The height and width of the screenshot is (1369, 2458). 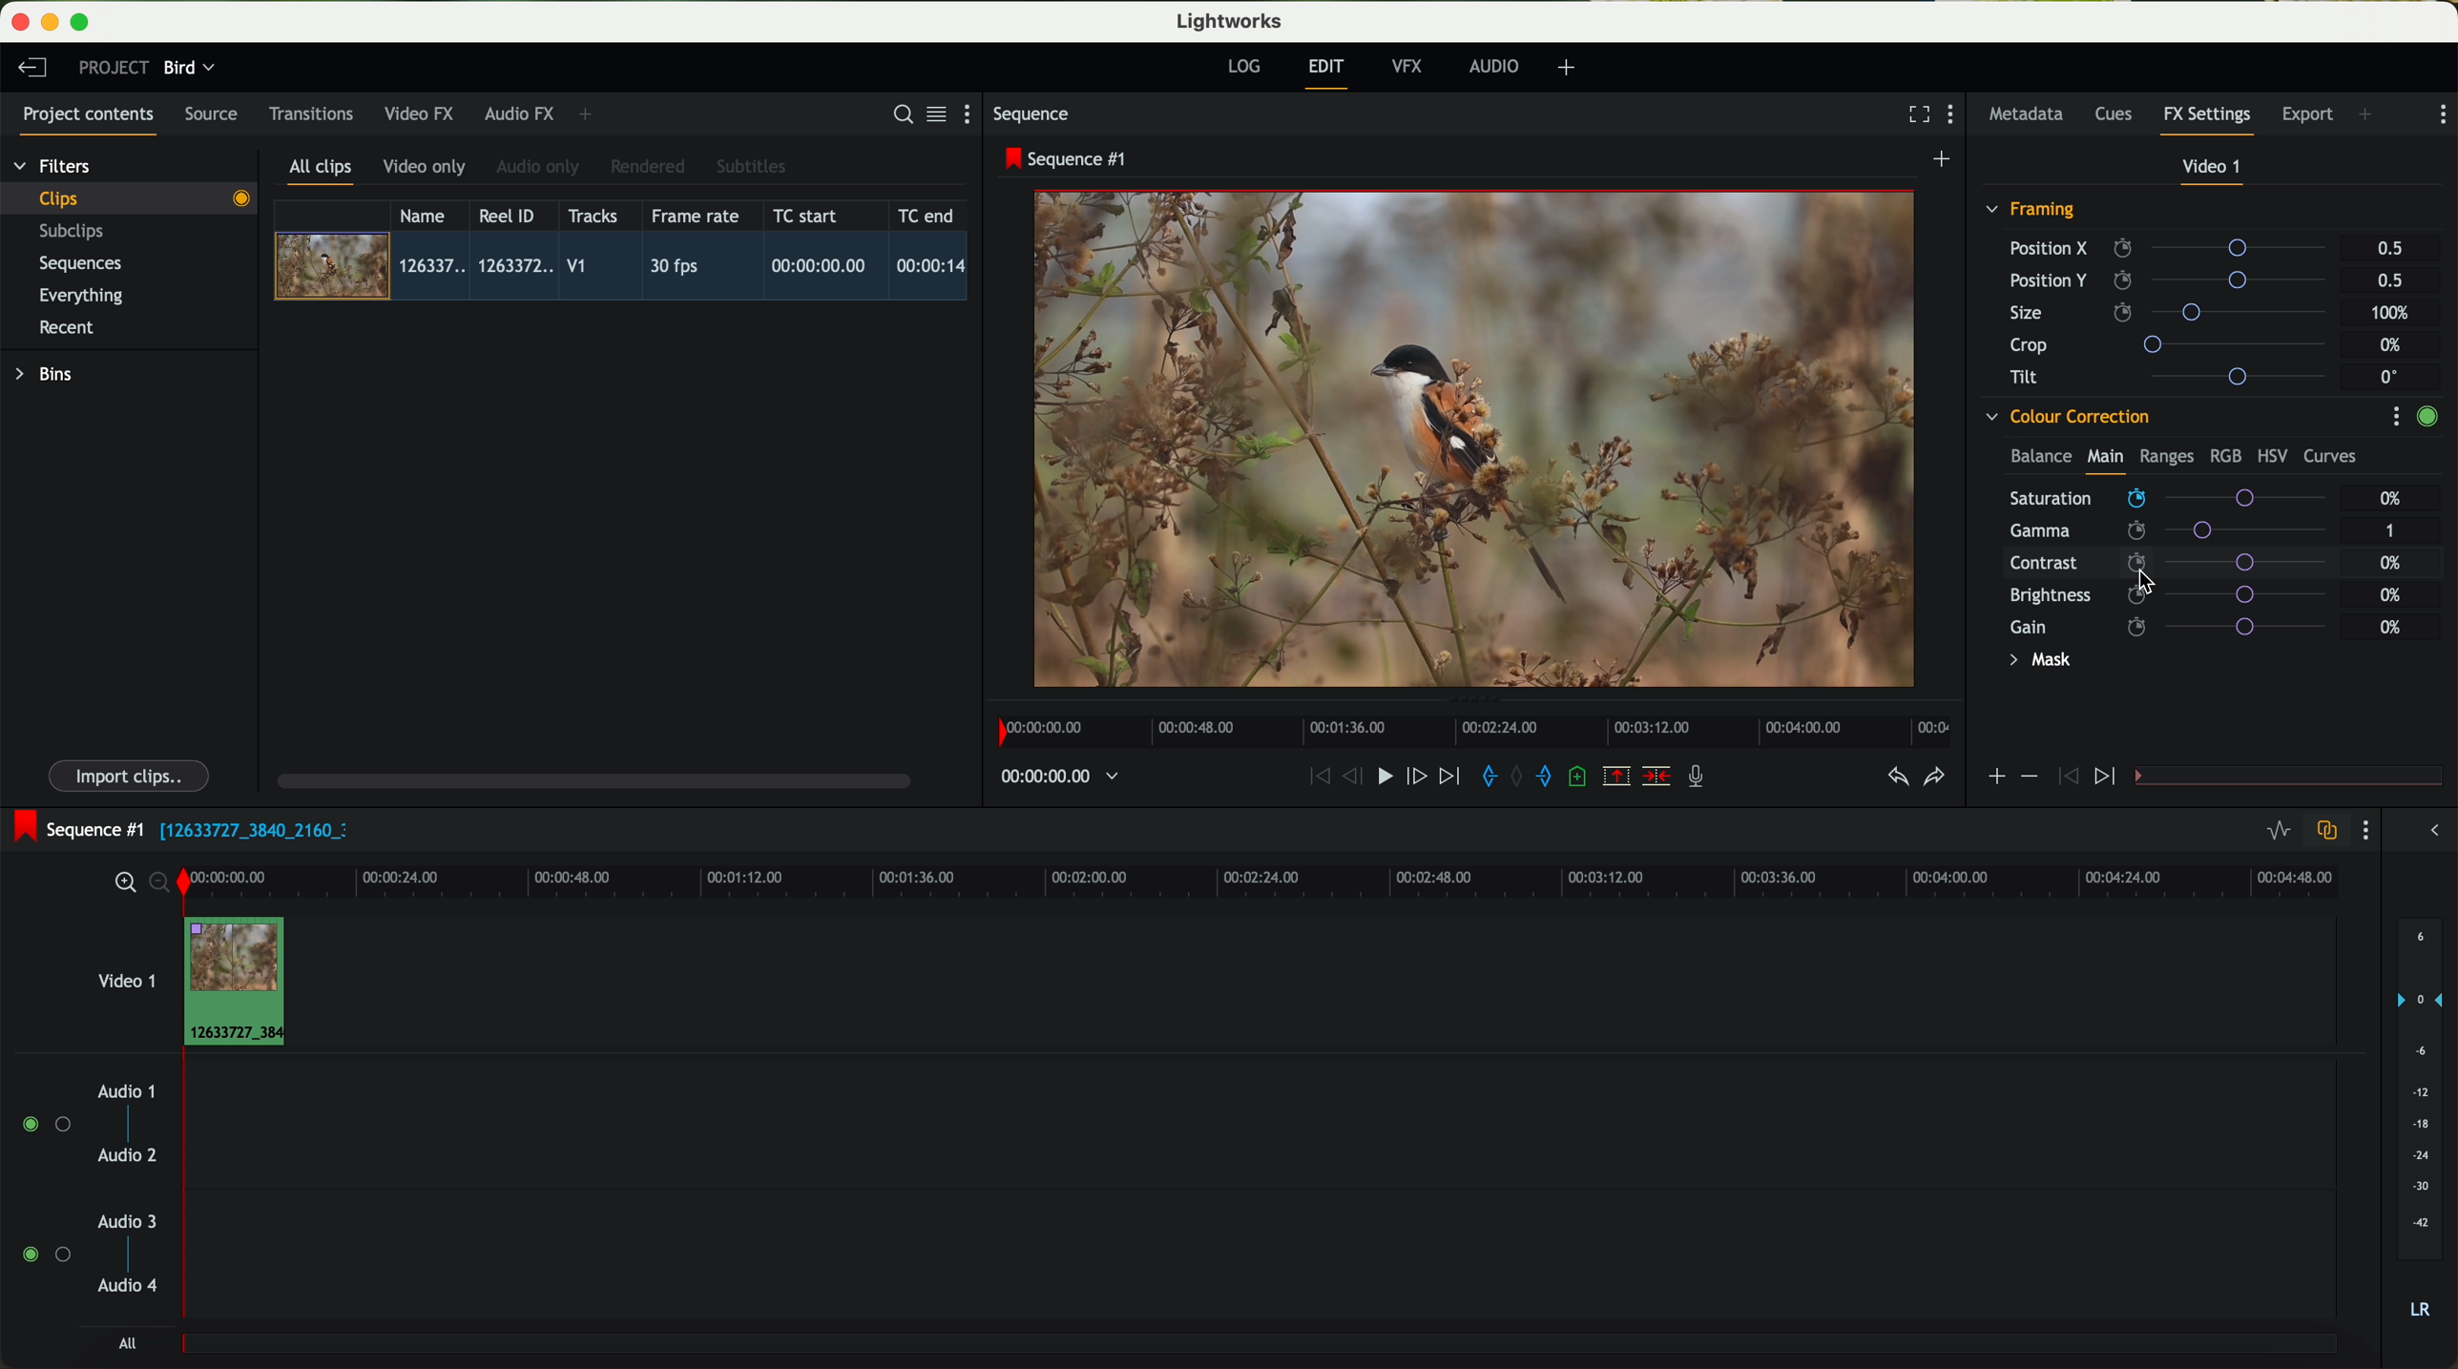 What do you see at coordinates (590, 114) in the screenshot?
I see `add panel` at bounding box center [590, 114].